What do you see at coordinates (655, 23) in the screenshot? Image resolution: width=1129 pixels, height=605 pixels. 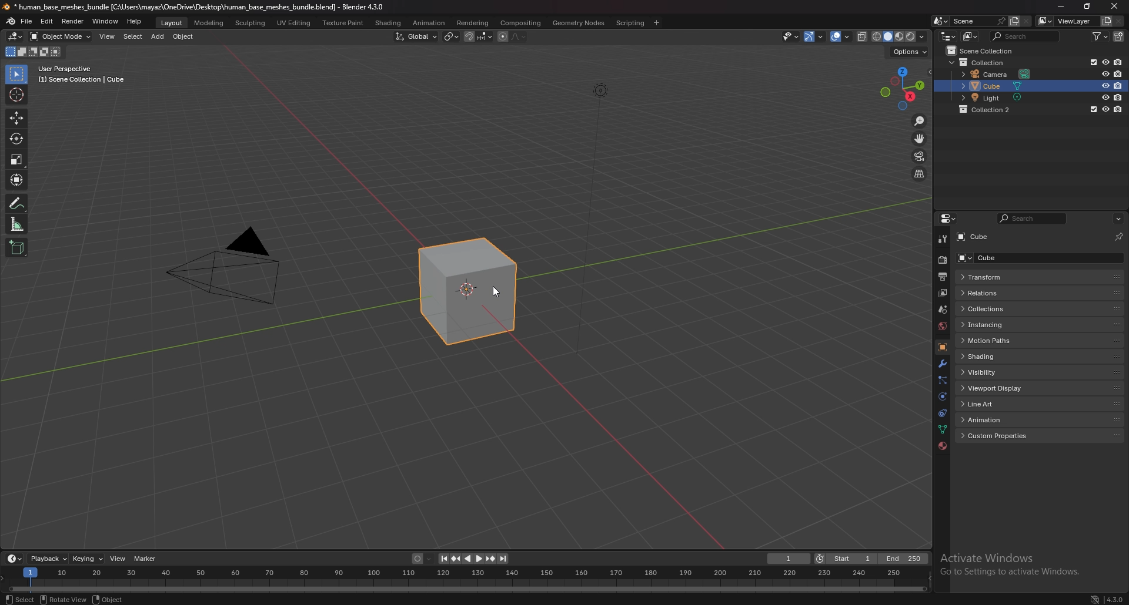 I see `add workspace` at bounding box center [655, 23].